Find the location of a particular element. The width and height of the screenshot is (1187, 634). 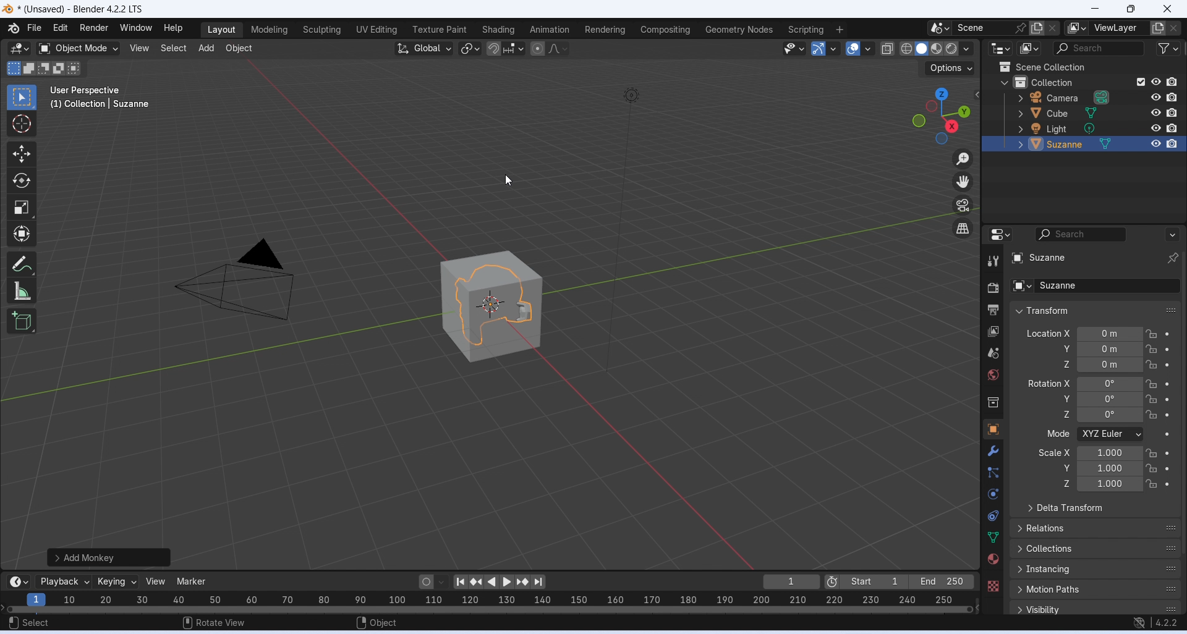

playback is located at coordinates (62, 581).